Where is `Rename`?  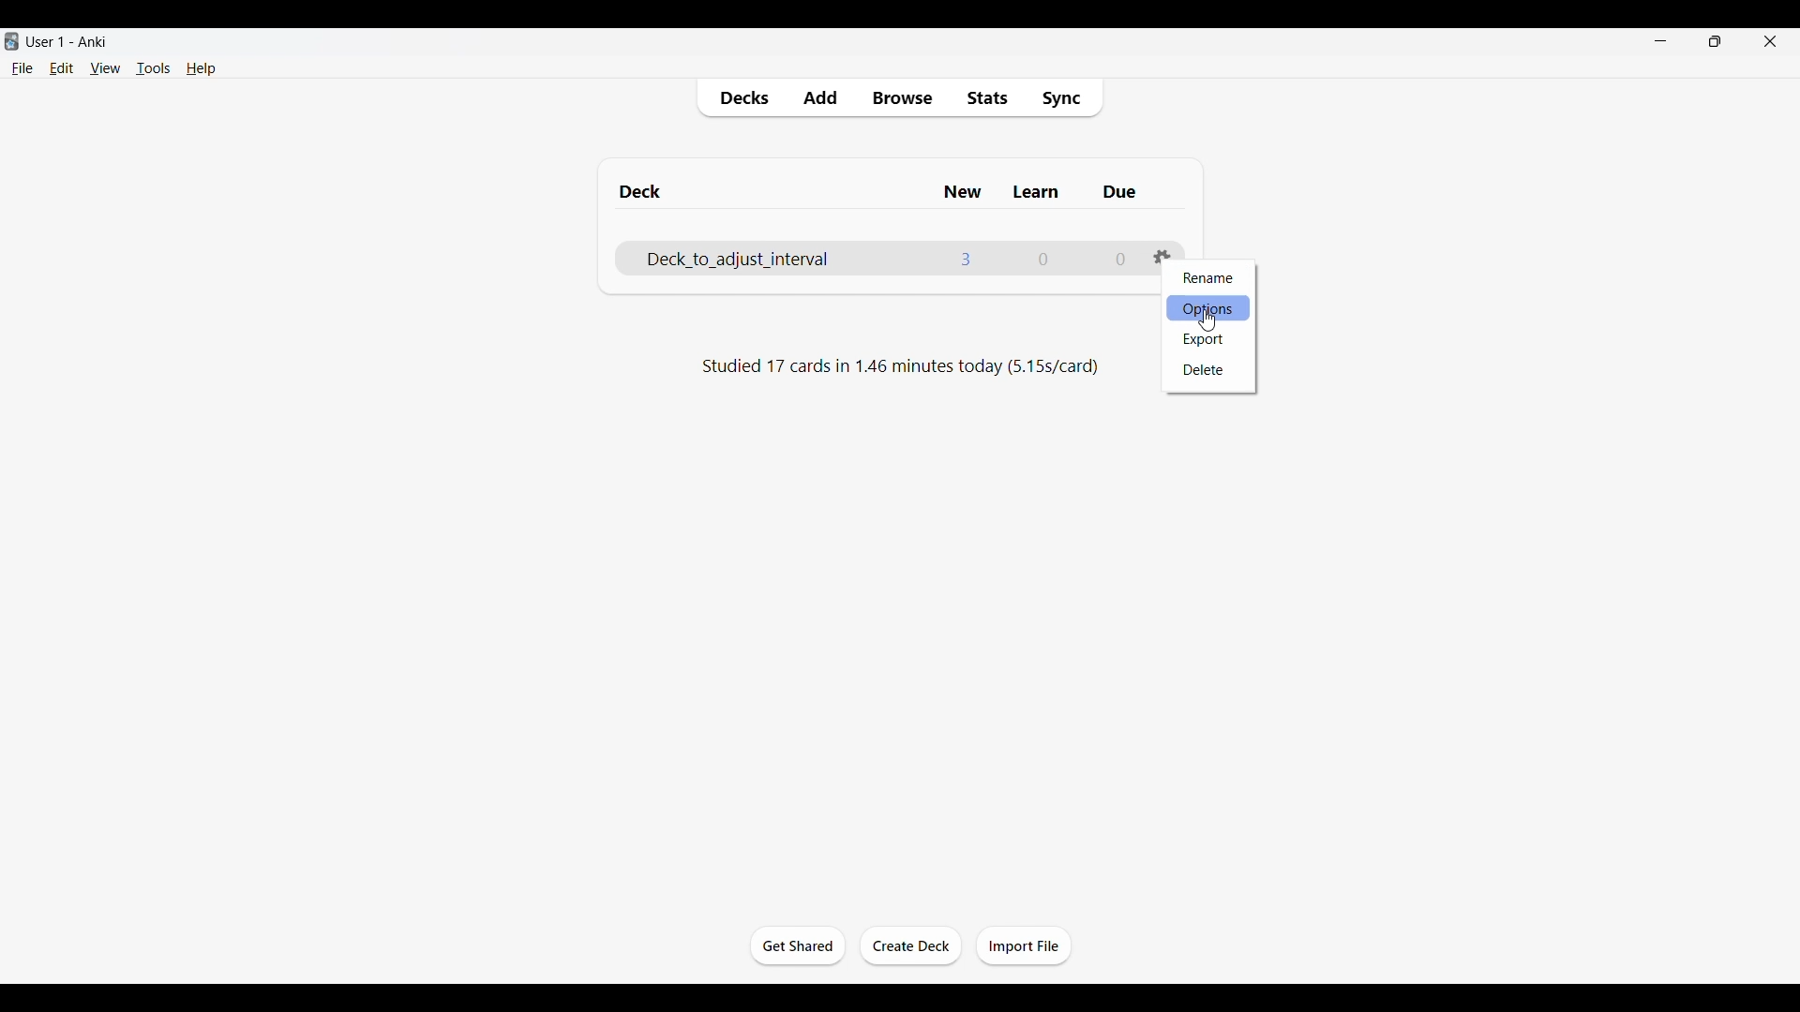
Rename is located at coordinates (1209, 276).